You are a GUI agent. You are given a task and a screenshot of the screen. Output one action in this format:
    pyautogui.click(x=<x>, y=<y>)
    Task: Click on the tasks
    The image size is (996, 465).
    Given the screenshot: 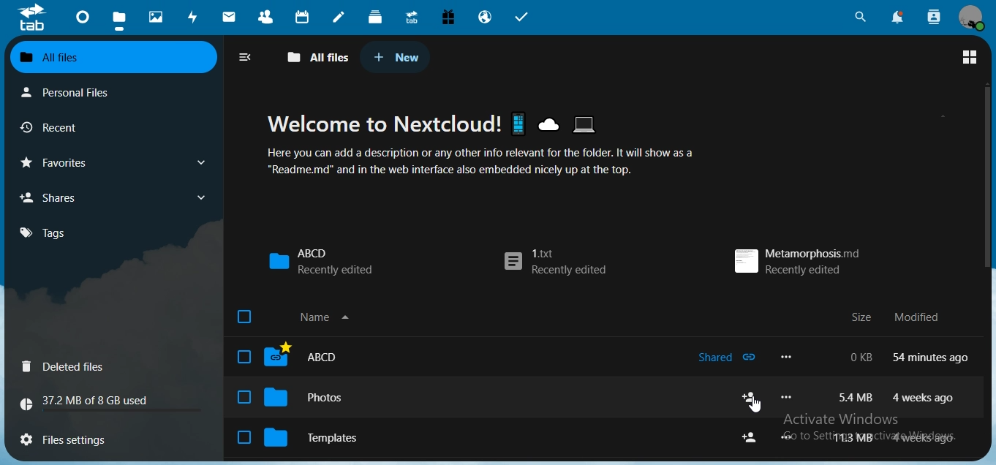 What is the action you would take?
    pyautogui.click(x=523, y=18)
    